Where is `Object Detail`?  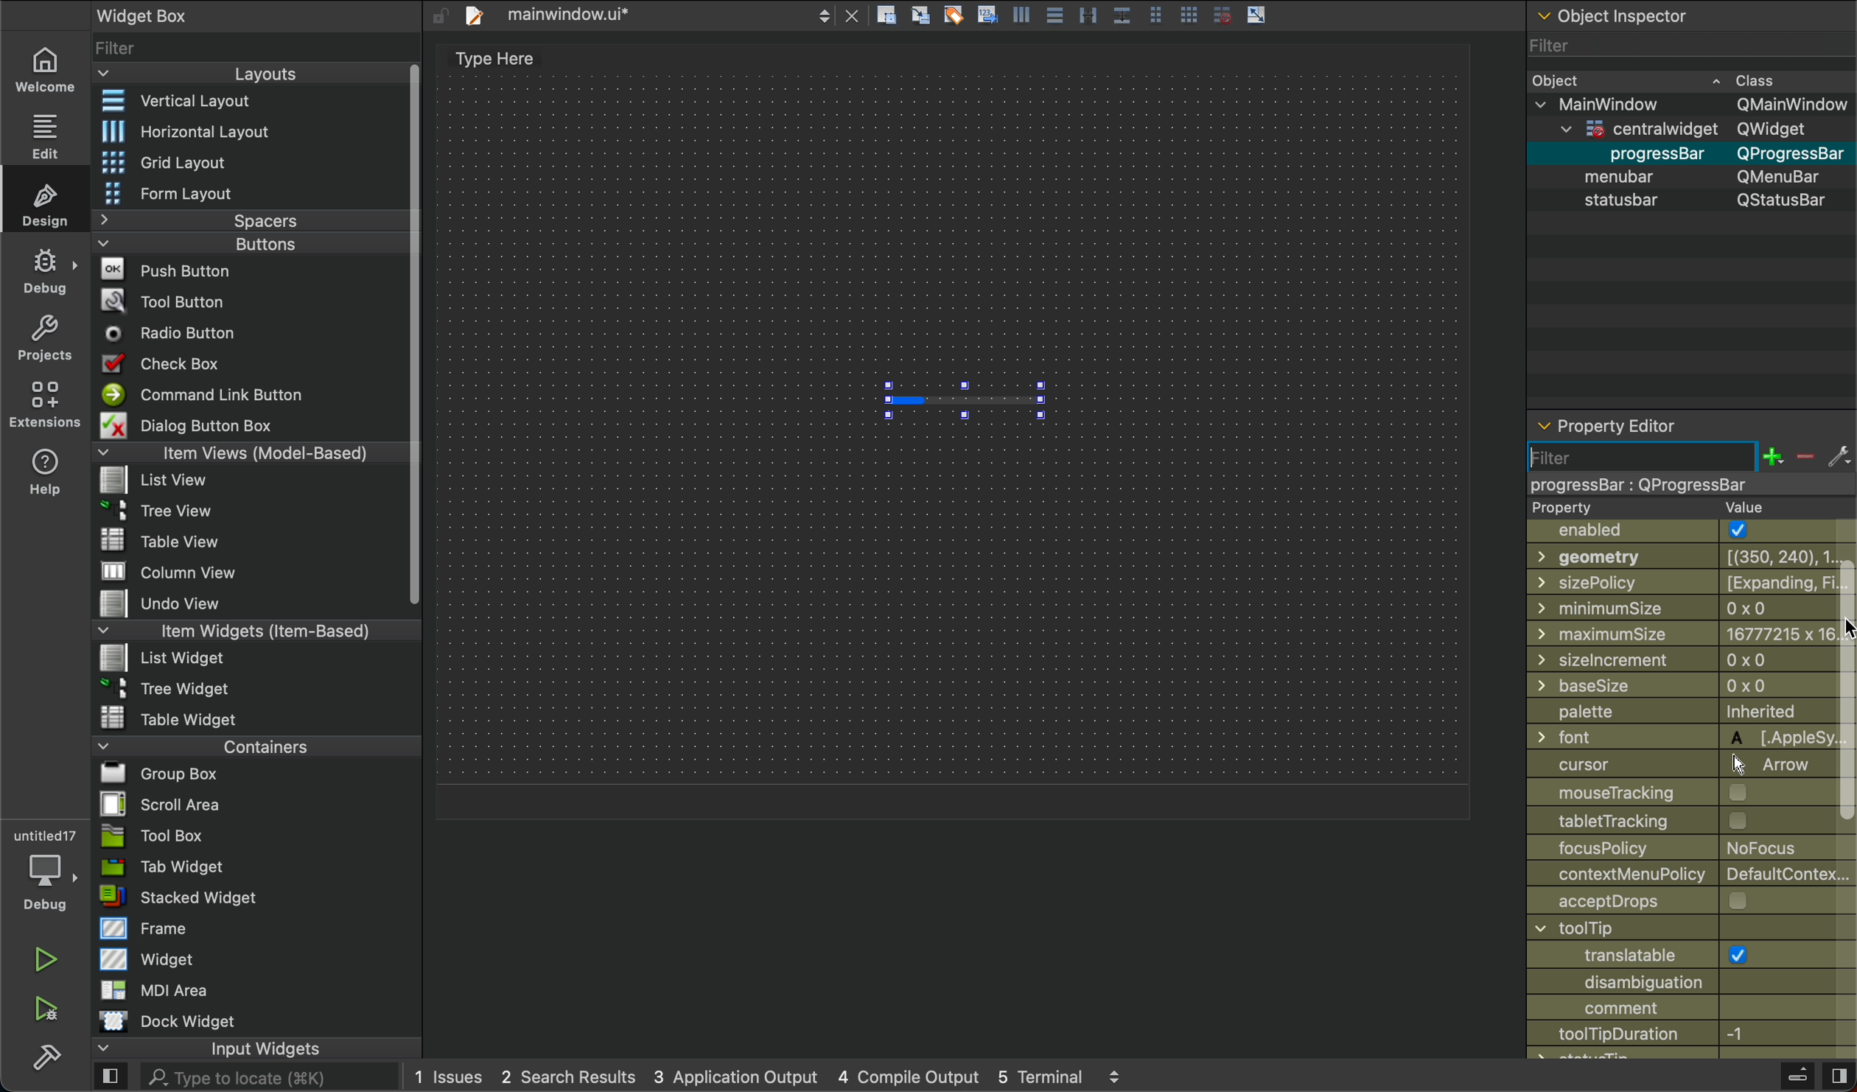 Object Detail is located at coordinates (1690, 139).